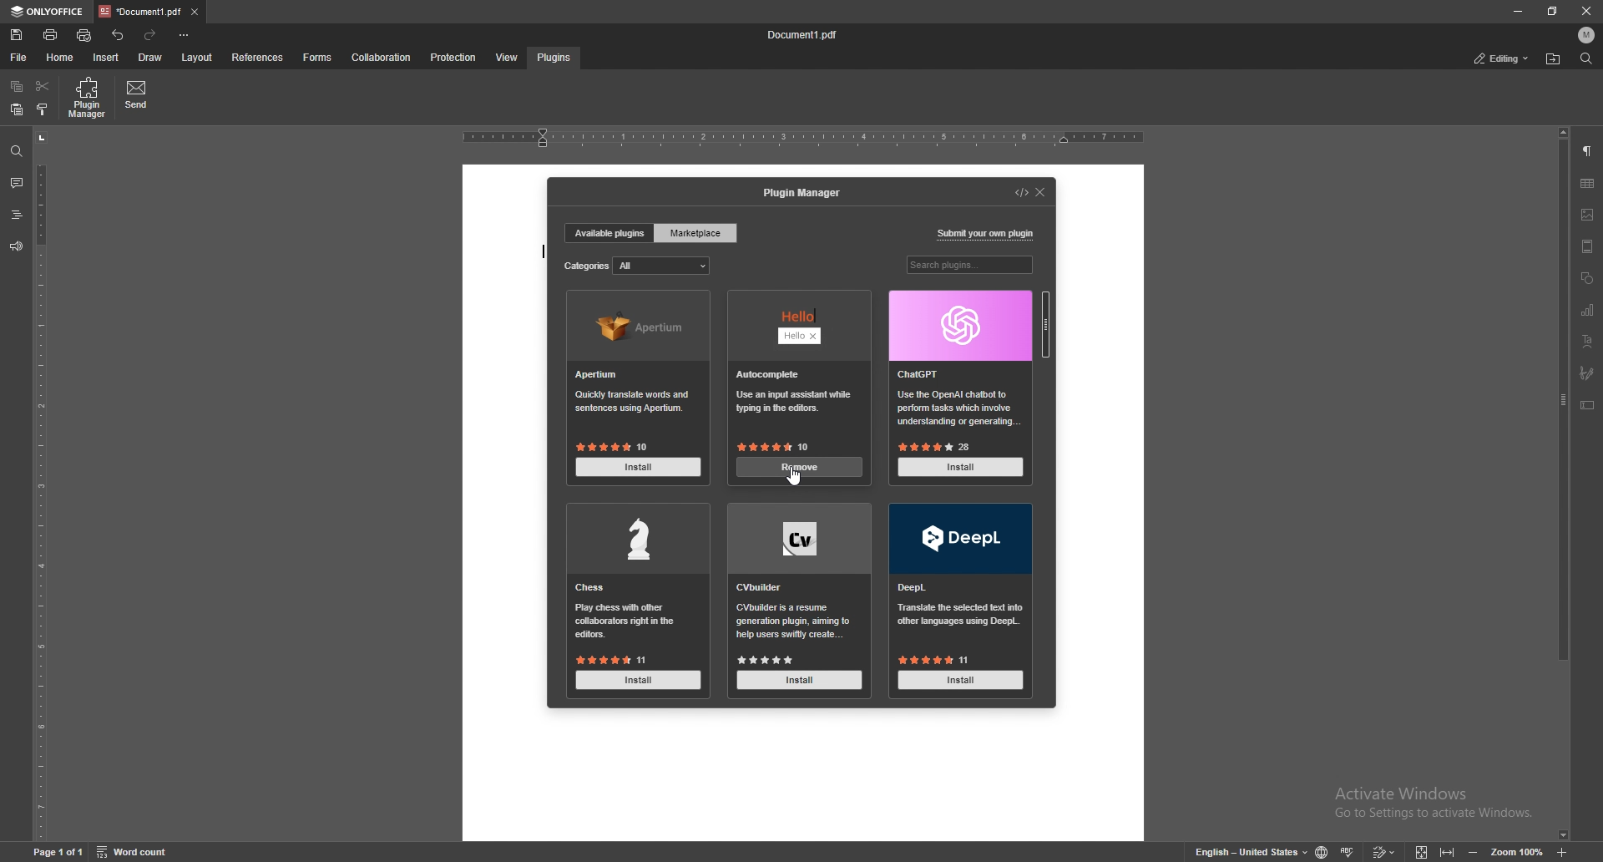 The width and height of the screenshot is (1603, 862). Describe the element at coordinates (803, 137) in the screenshot. I see `horizontal rule` at that location.